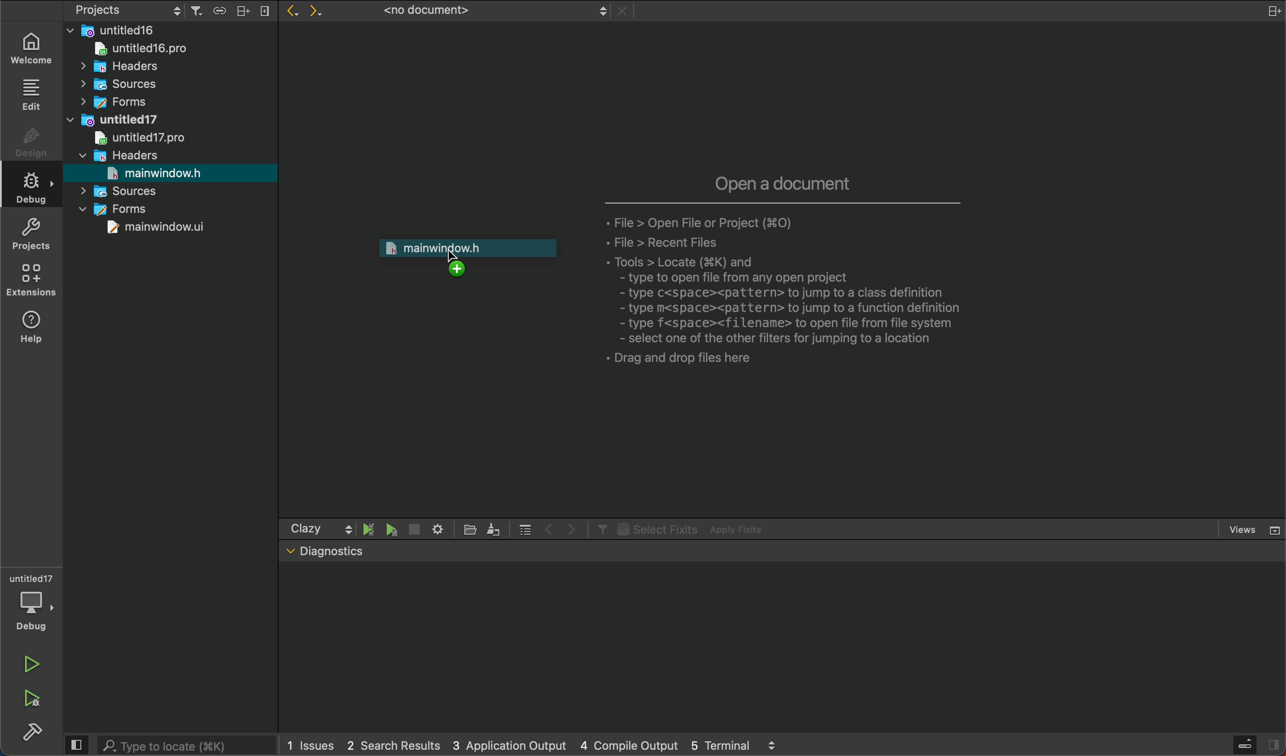  What do you see at coordinates (507, 743) in the screenshot?
I see `3 Application Output` at bounding box center [507, 743].